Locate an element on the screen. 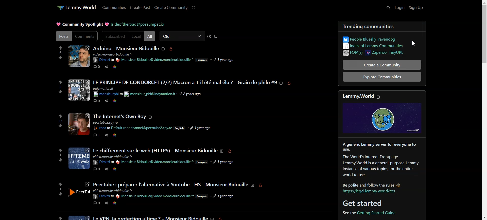 The image size is (487, 220). Hyperlink is located at coordinates (104, 60).